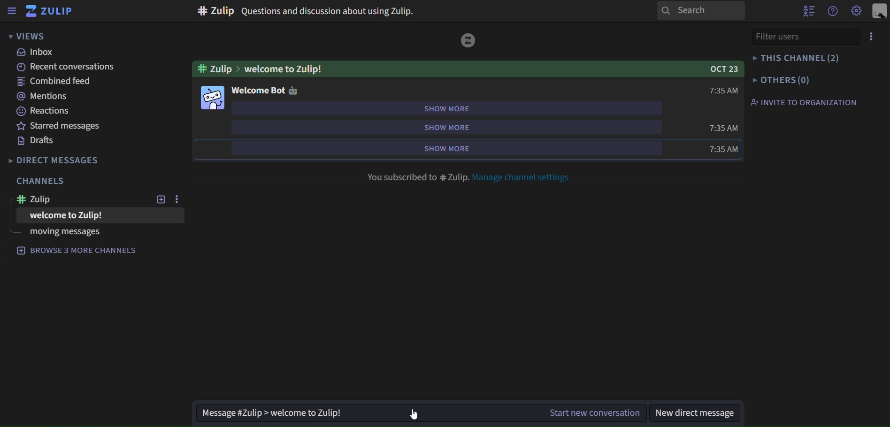  What do you see at coordinates (527, 177) in the screenshot?
I see `manage channel settings` at bounding box center [527, 177].